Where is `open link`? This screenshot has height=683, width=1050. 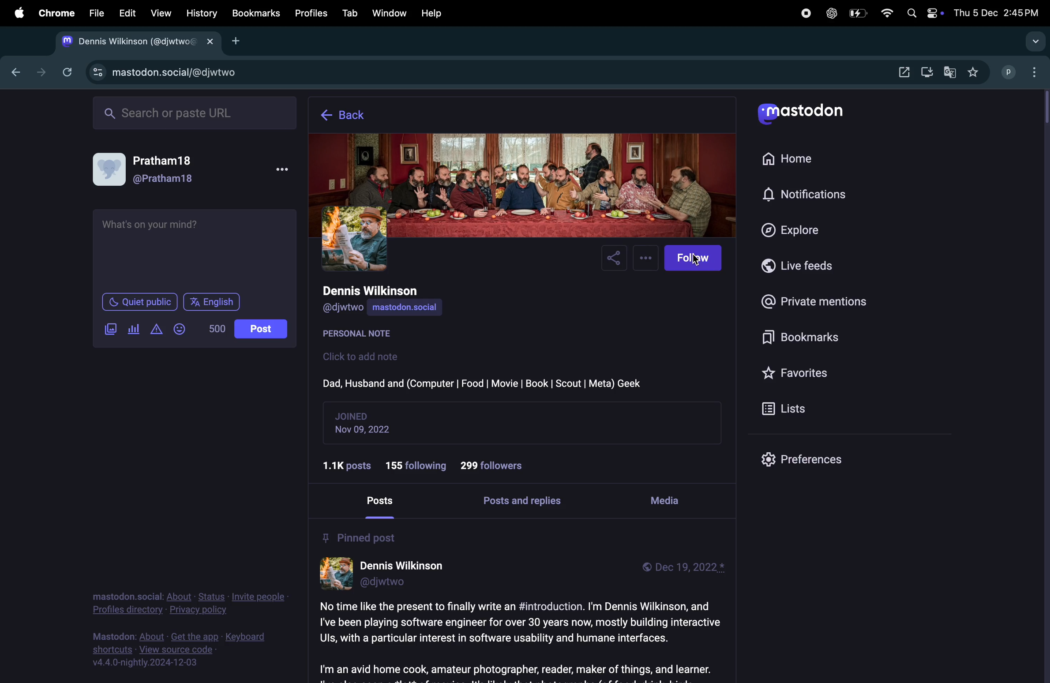 open link is located at coordinates (900, 70).